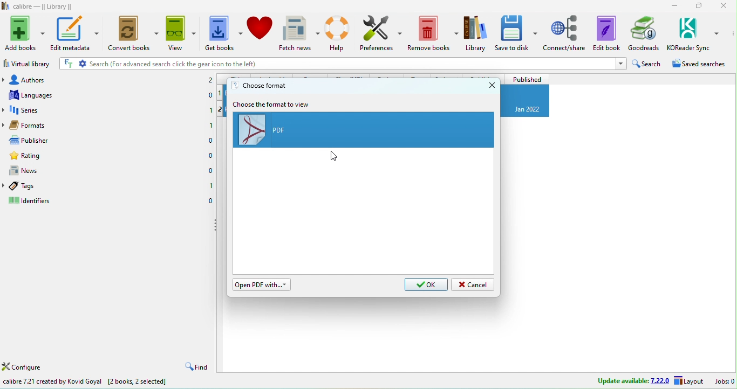 This screenshot has width=737, height=389. I want to click on minimize, so click(673, 6).